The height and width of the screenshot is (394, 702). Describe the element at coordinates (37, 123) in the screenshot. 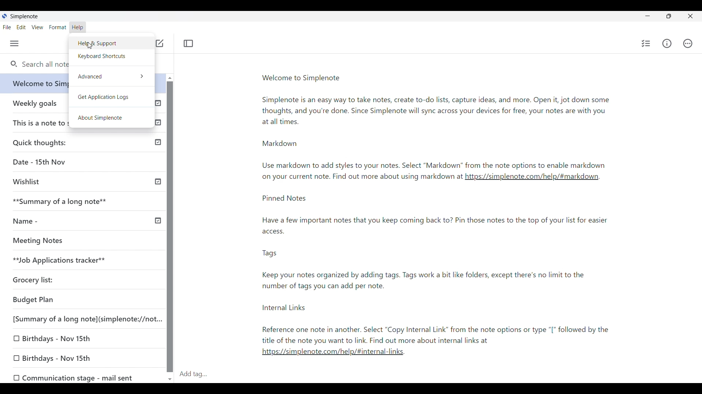

I see `This is a note to self` at that location.